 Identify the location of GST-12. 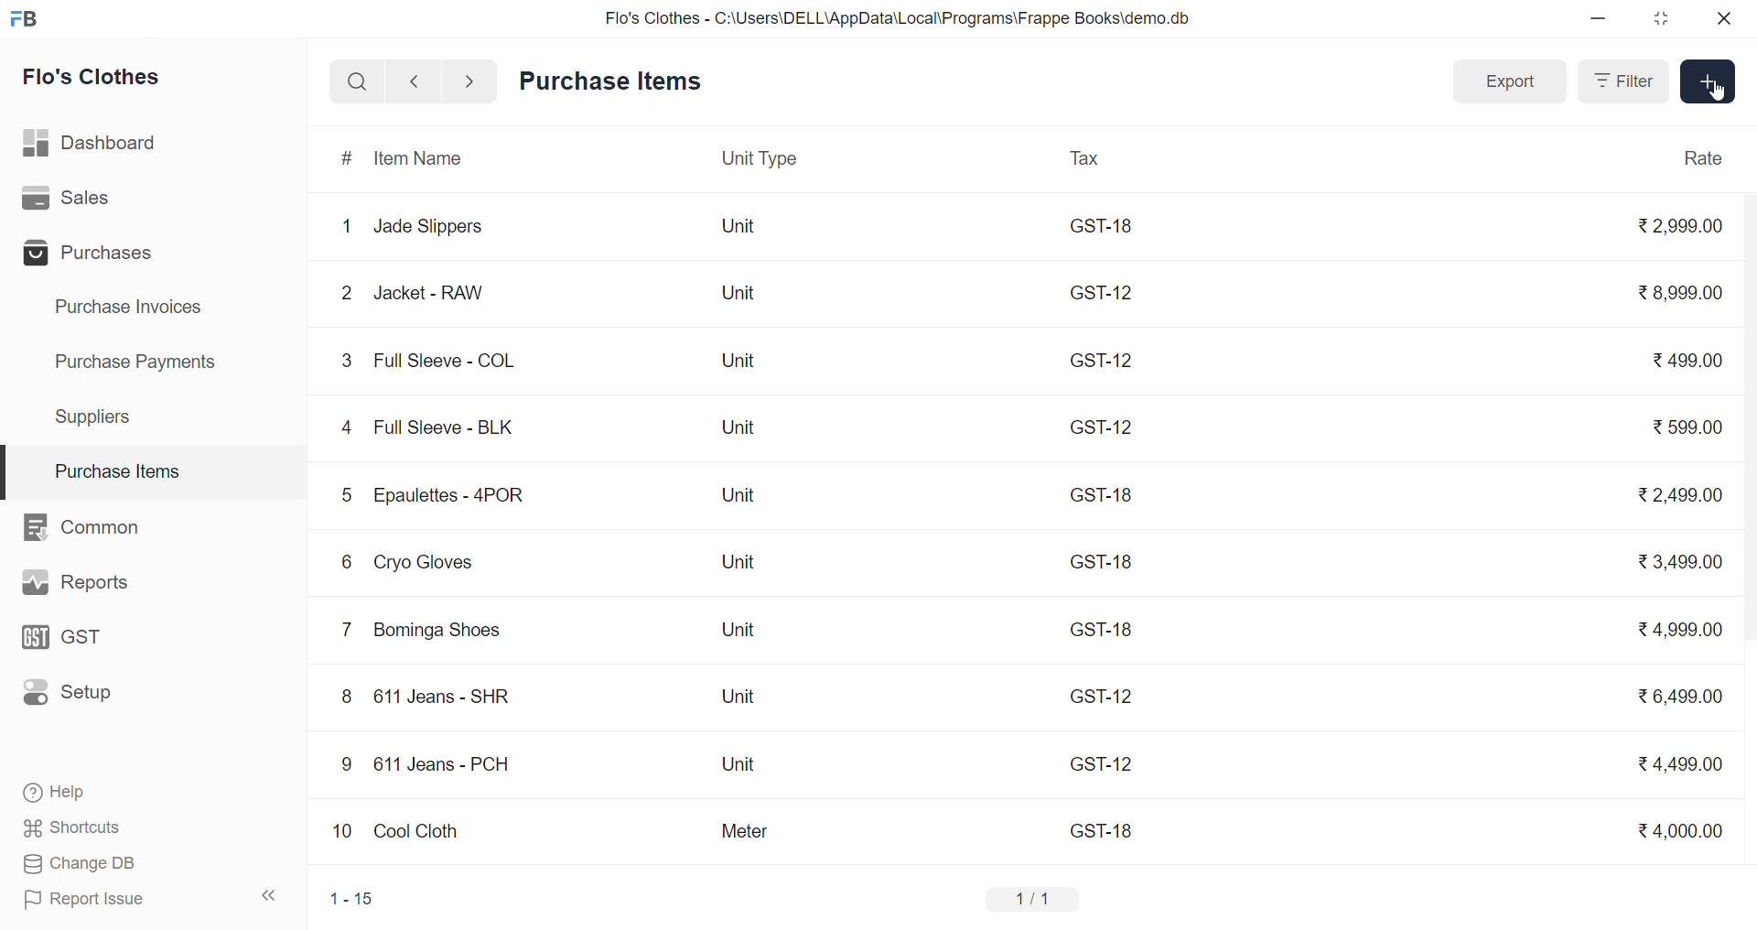
(1105, 364).